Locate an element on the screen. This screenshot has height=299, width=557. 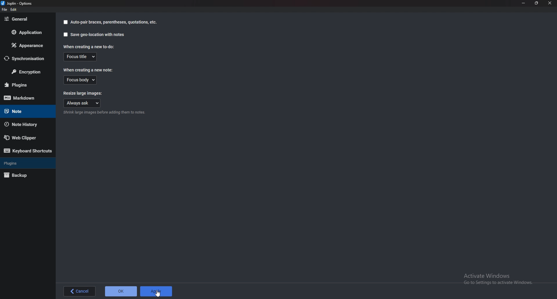
joplin is located at coordinates (18, 3).